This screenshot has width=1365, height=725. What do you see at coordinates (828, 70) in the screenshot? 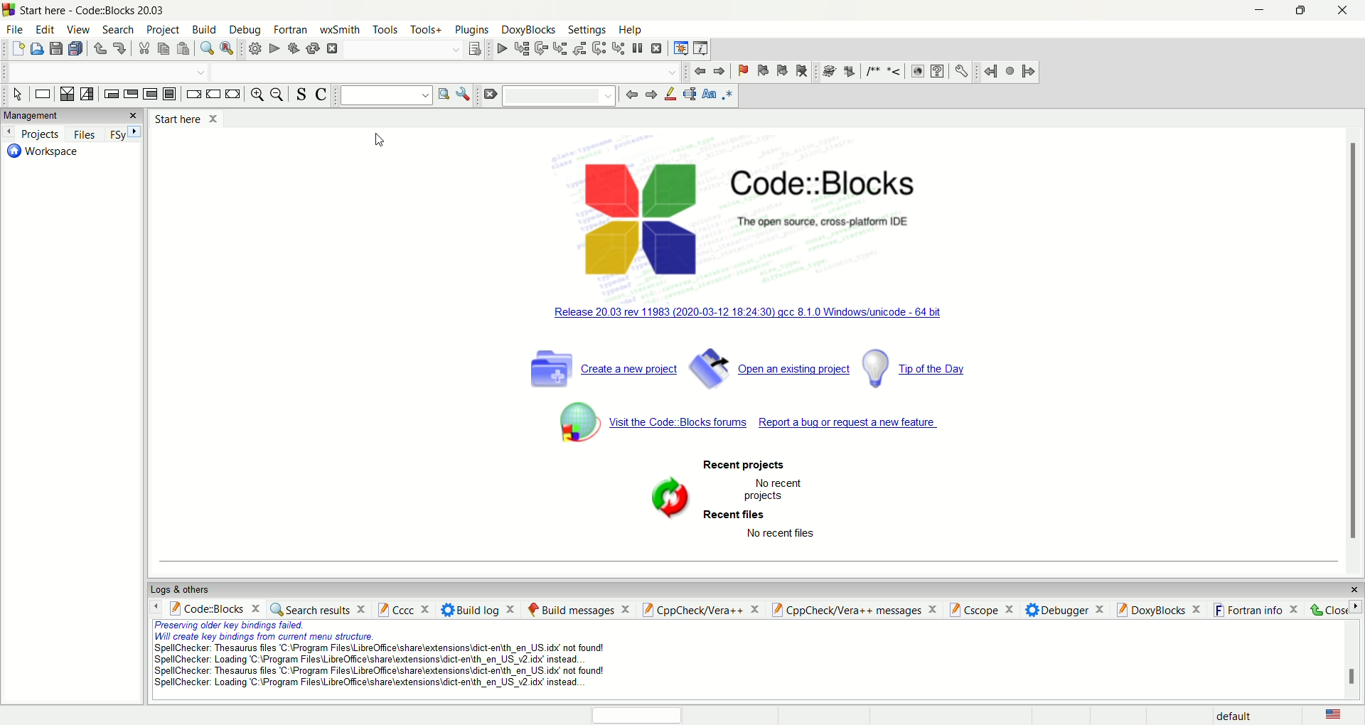
I see `Run doxywizard` at bounding box center [828, 70].